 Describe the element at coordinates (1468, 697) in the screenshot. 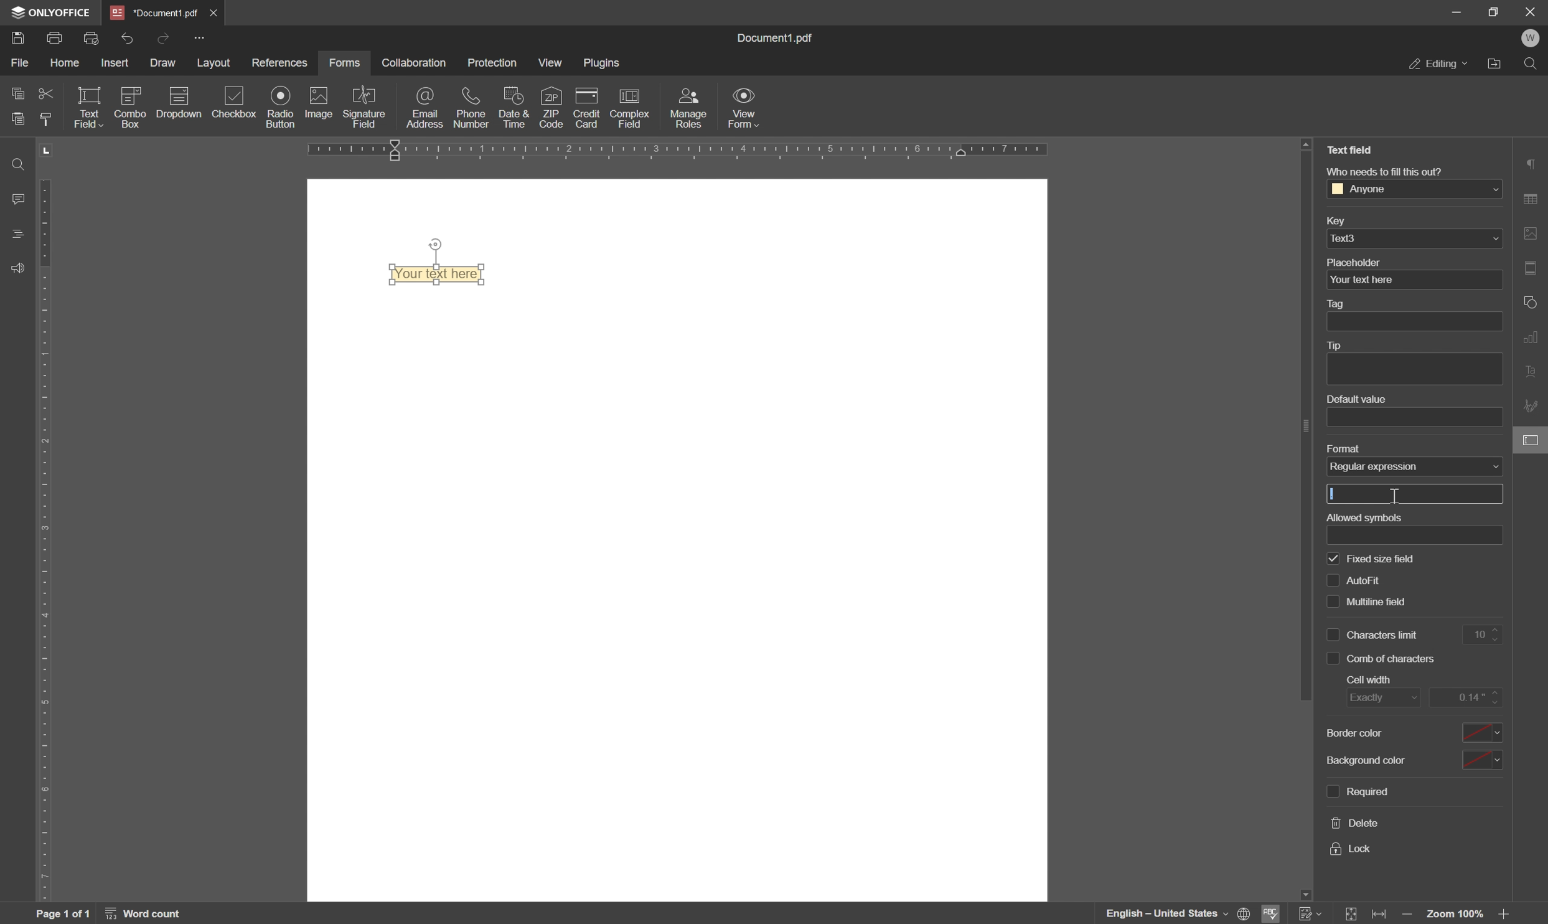

I see `0.14` at that location.